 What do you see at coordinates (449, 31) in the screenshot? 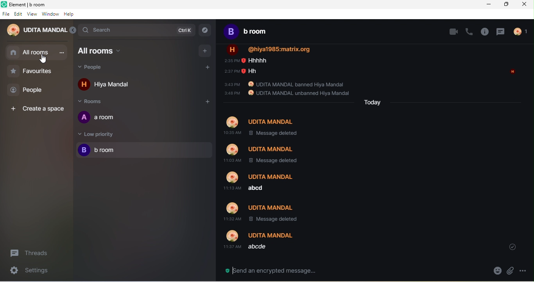
I see `video call` at bounding box center [449, 31].